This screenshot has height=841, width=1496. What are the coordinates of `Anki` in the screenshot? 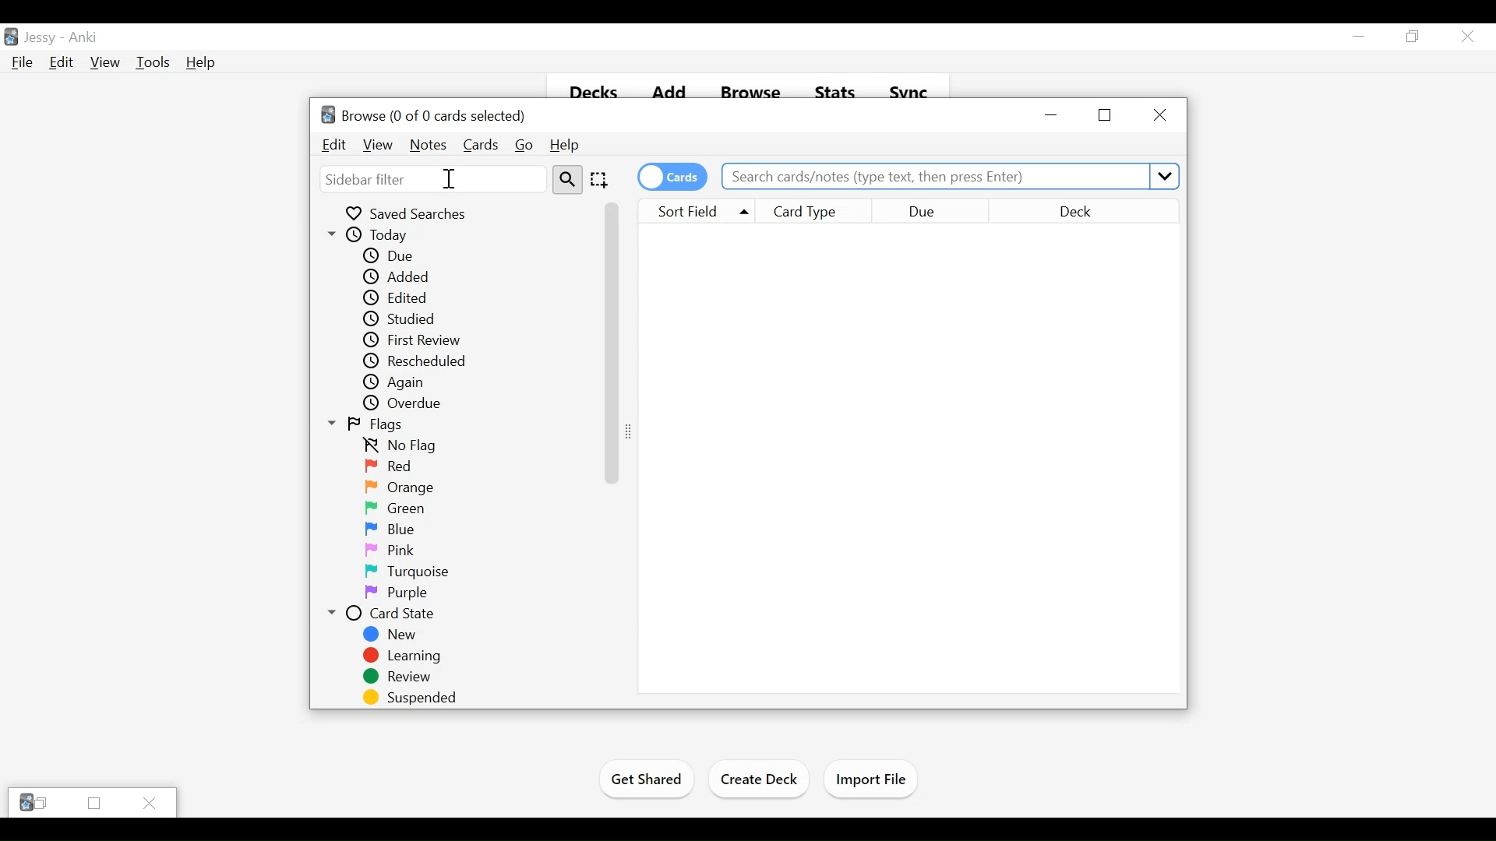 It's located at (83, 38).